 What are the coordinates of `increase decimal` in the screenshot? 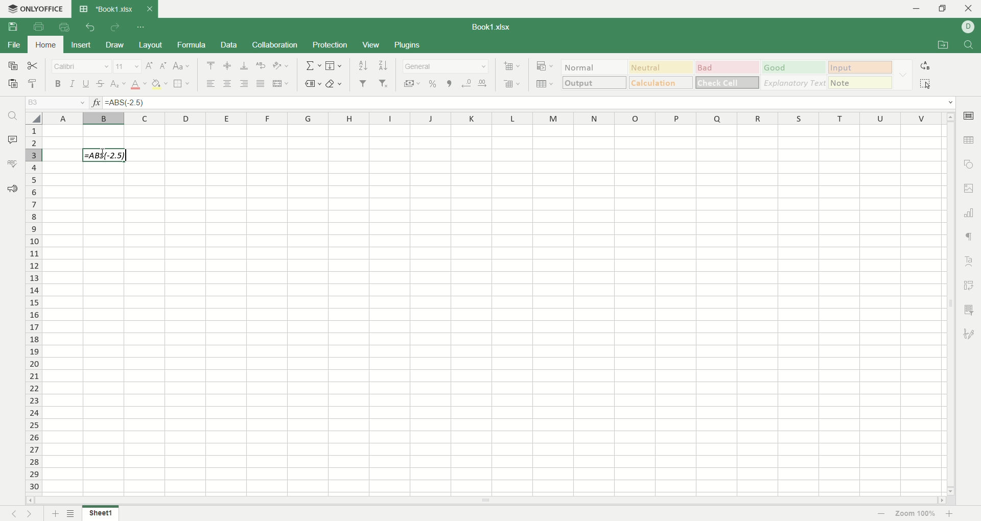 It's located at (483, 84).